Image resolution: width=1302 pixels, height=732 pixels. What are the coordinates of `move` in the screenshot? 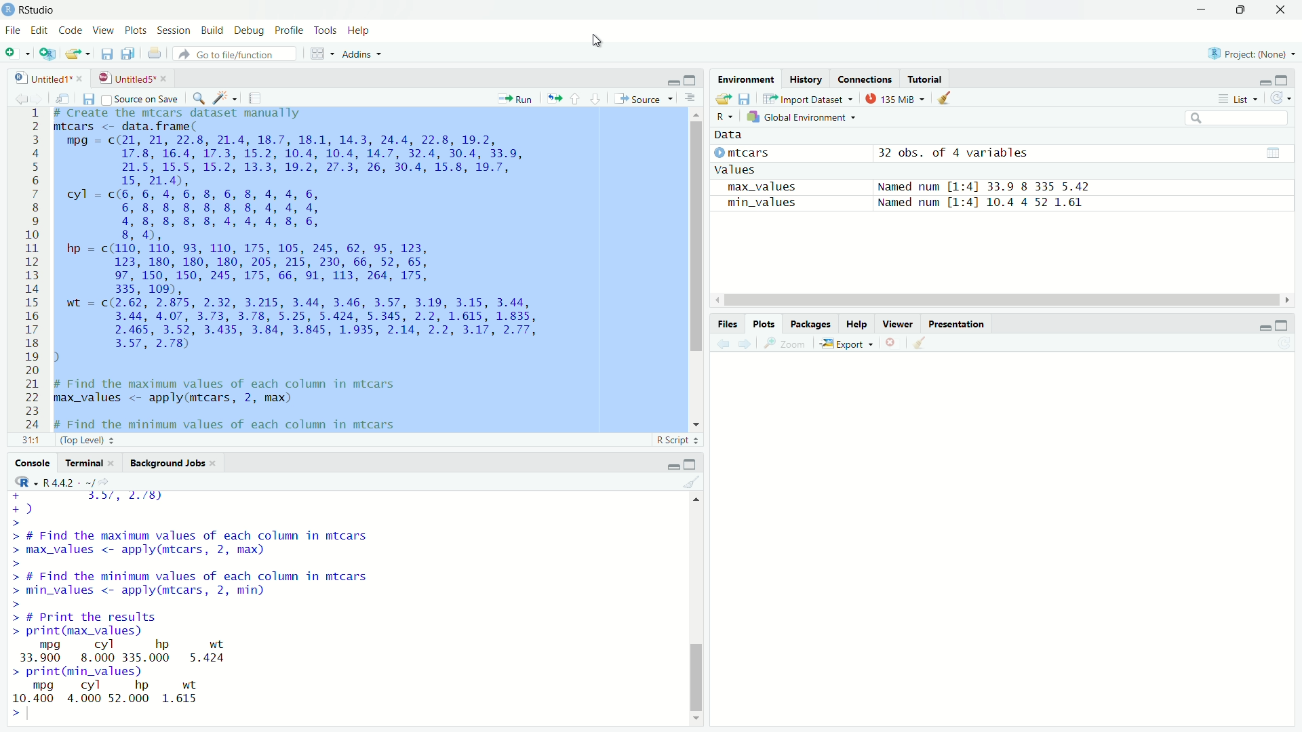 It's located at (553, 96).